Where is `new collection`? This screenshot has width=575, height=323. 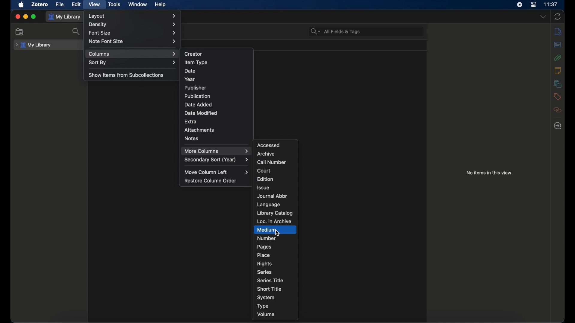
new collection is located at coordinates (20, 32).